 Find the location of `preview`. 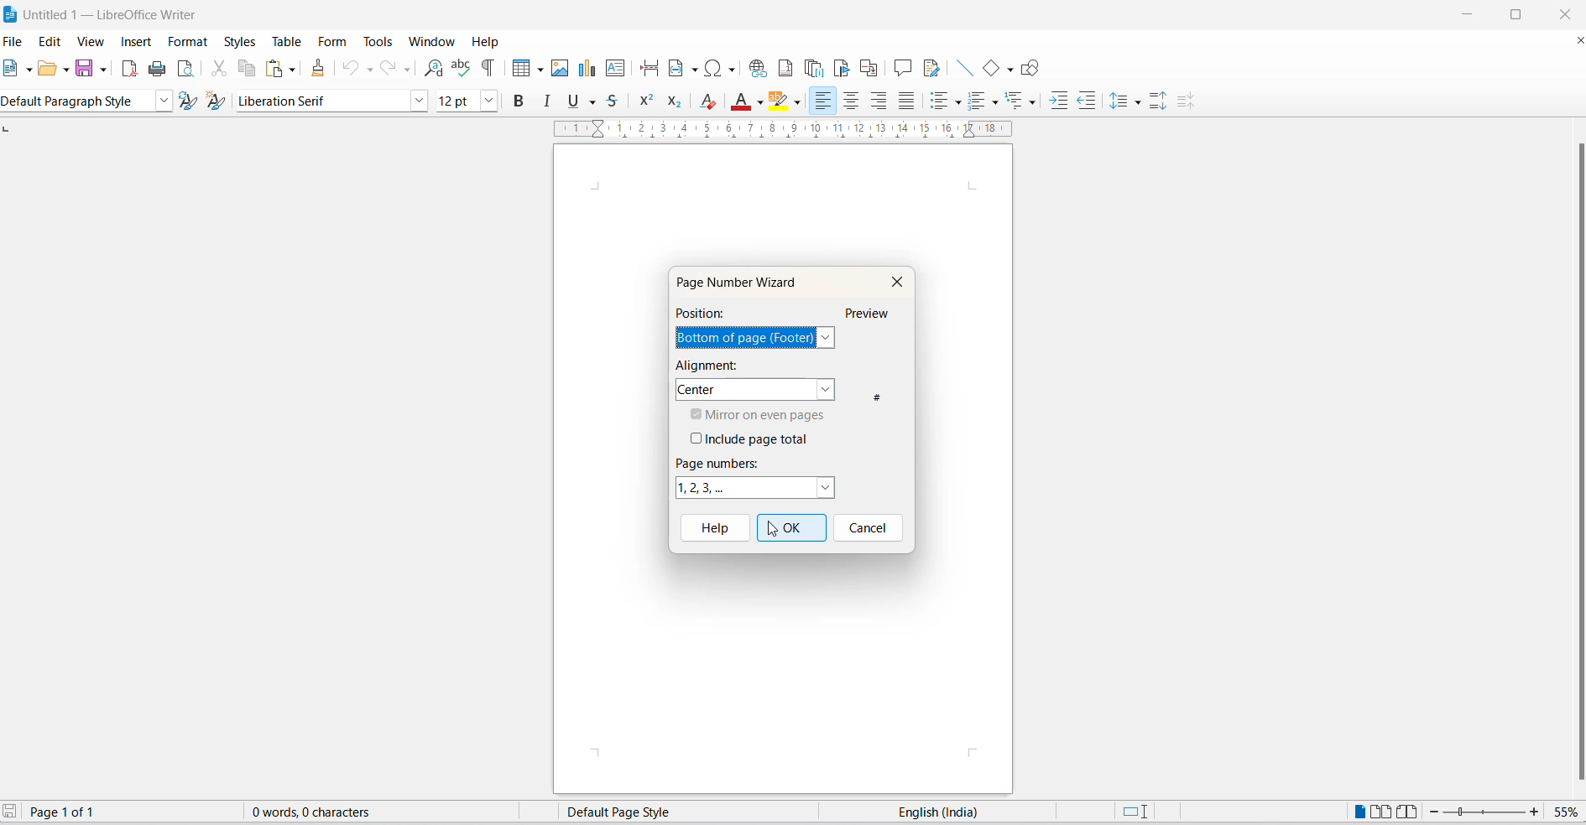

preview is located at coordinates (869, 313).